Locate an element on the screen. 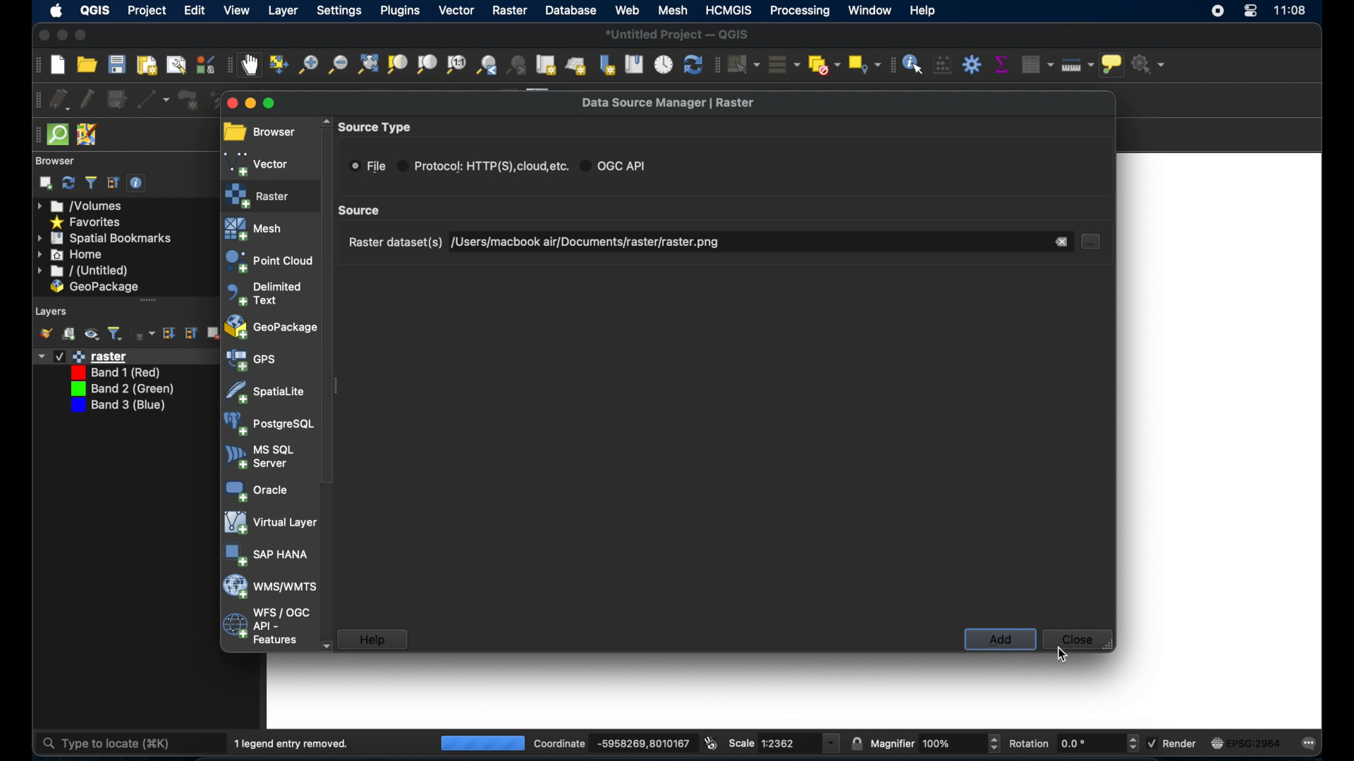 This screenshot has height=761, width=1354. quicksom is located at coordinates (58, 135).